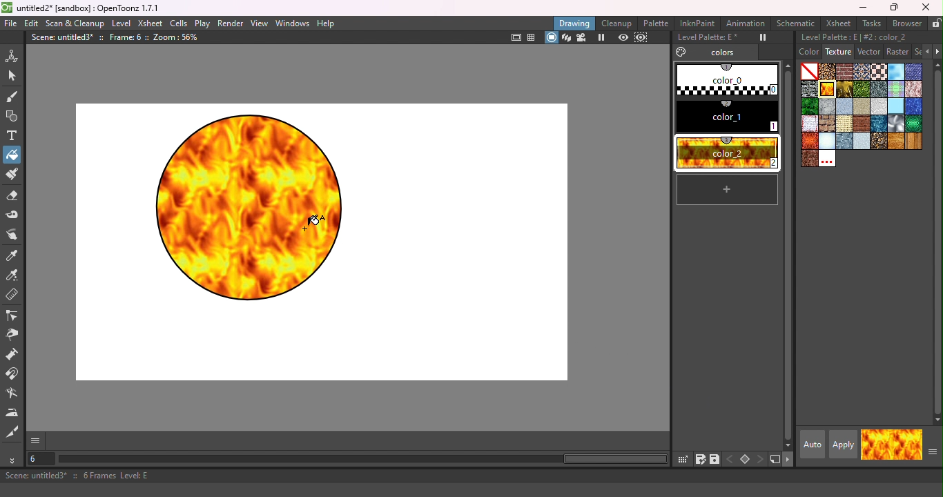 The image size is (943, 497). I want to click on Play, so click(203, 23).